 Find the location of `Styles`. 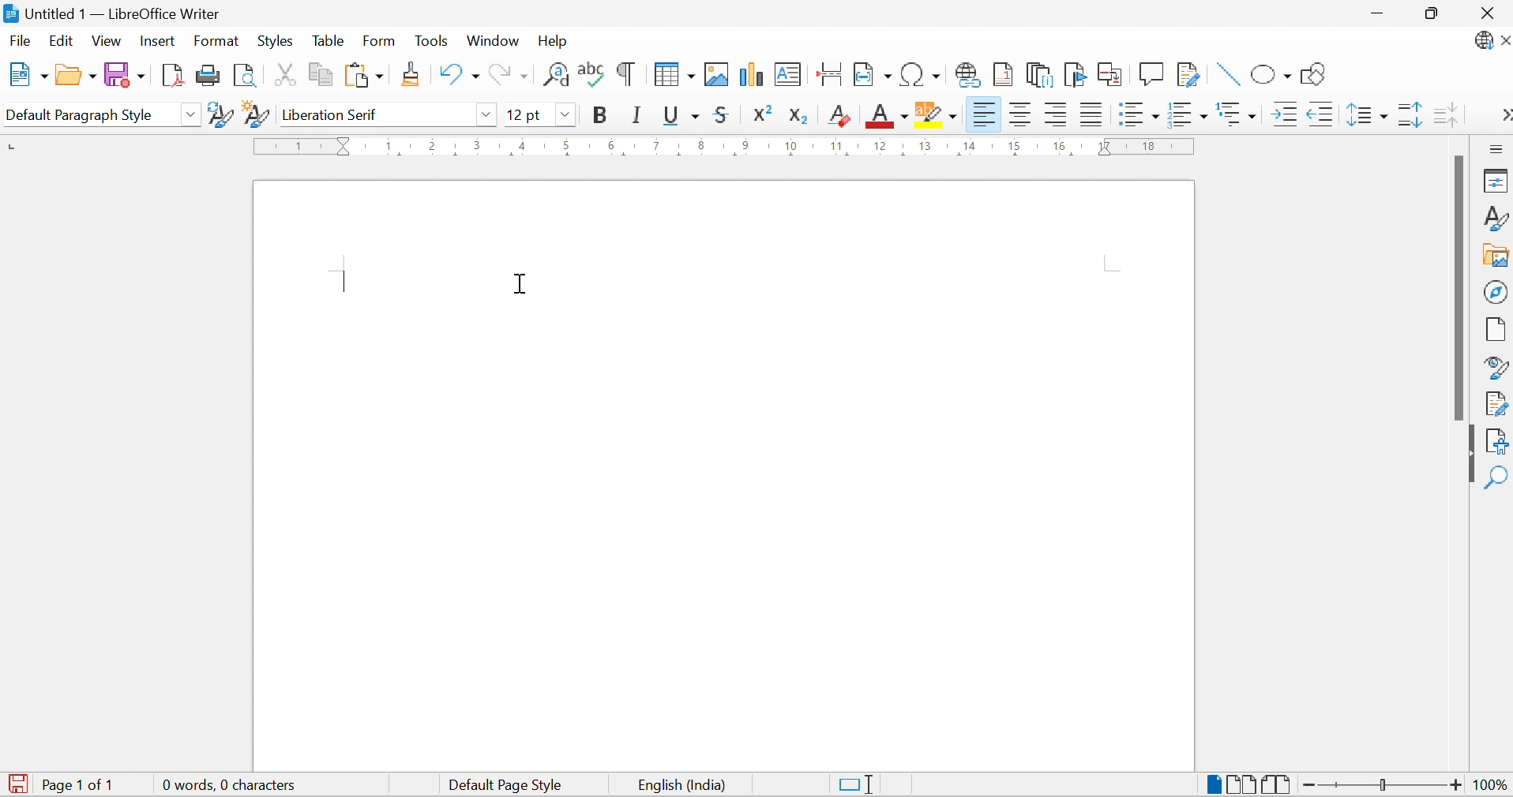

Styles is located at coordinates (274, 40).